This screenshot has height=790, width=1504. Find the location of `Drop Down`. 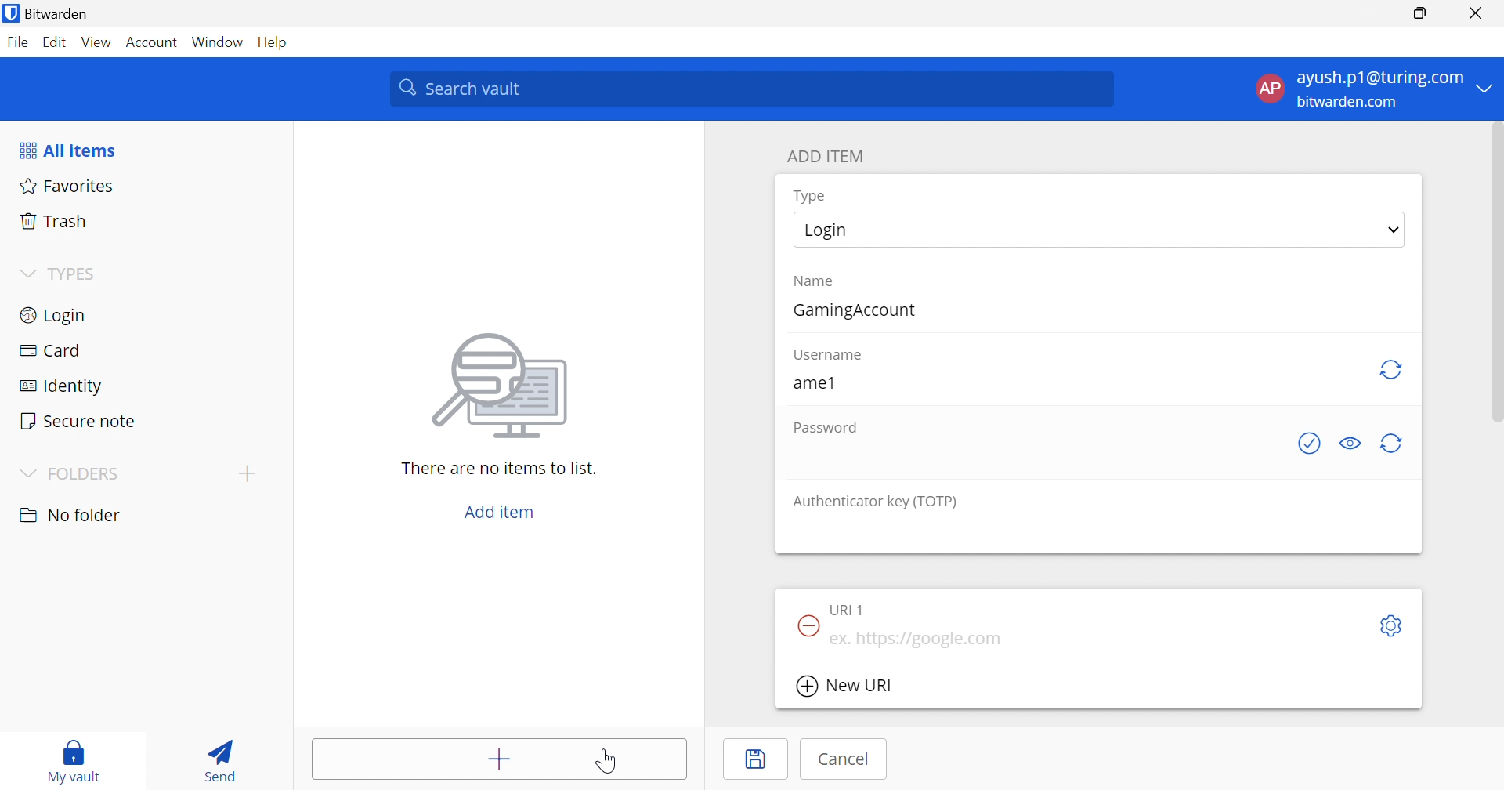

Drop Down is located at coordinates (24, 473).